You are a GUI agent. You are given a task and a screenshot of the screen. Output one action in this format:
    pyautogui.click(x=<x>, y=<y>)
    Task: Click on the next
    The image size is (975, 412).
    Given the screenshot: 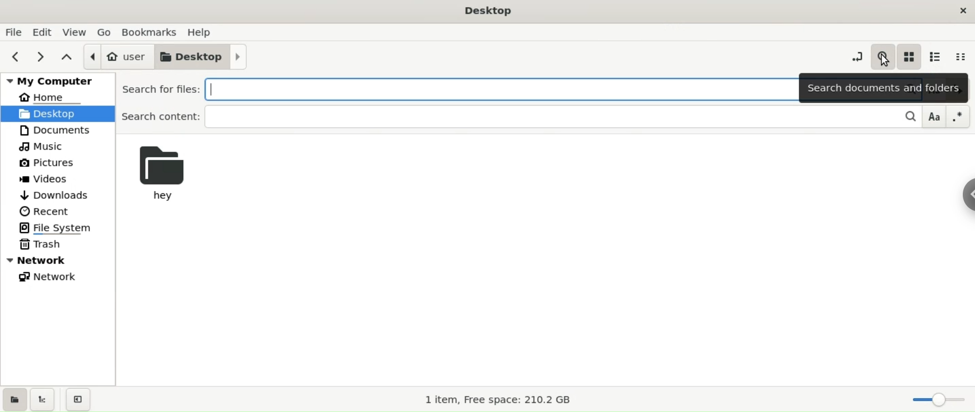 What is the action you would take?
    pyautogui.click(x=43, y=58)
    